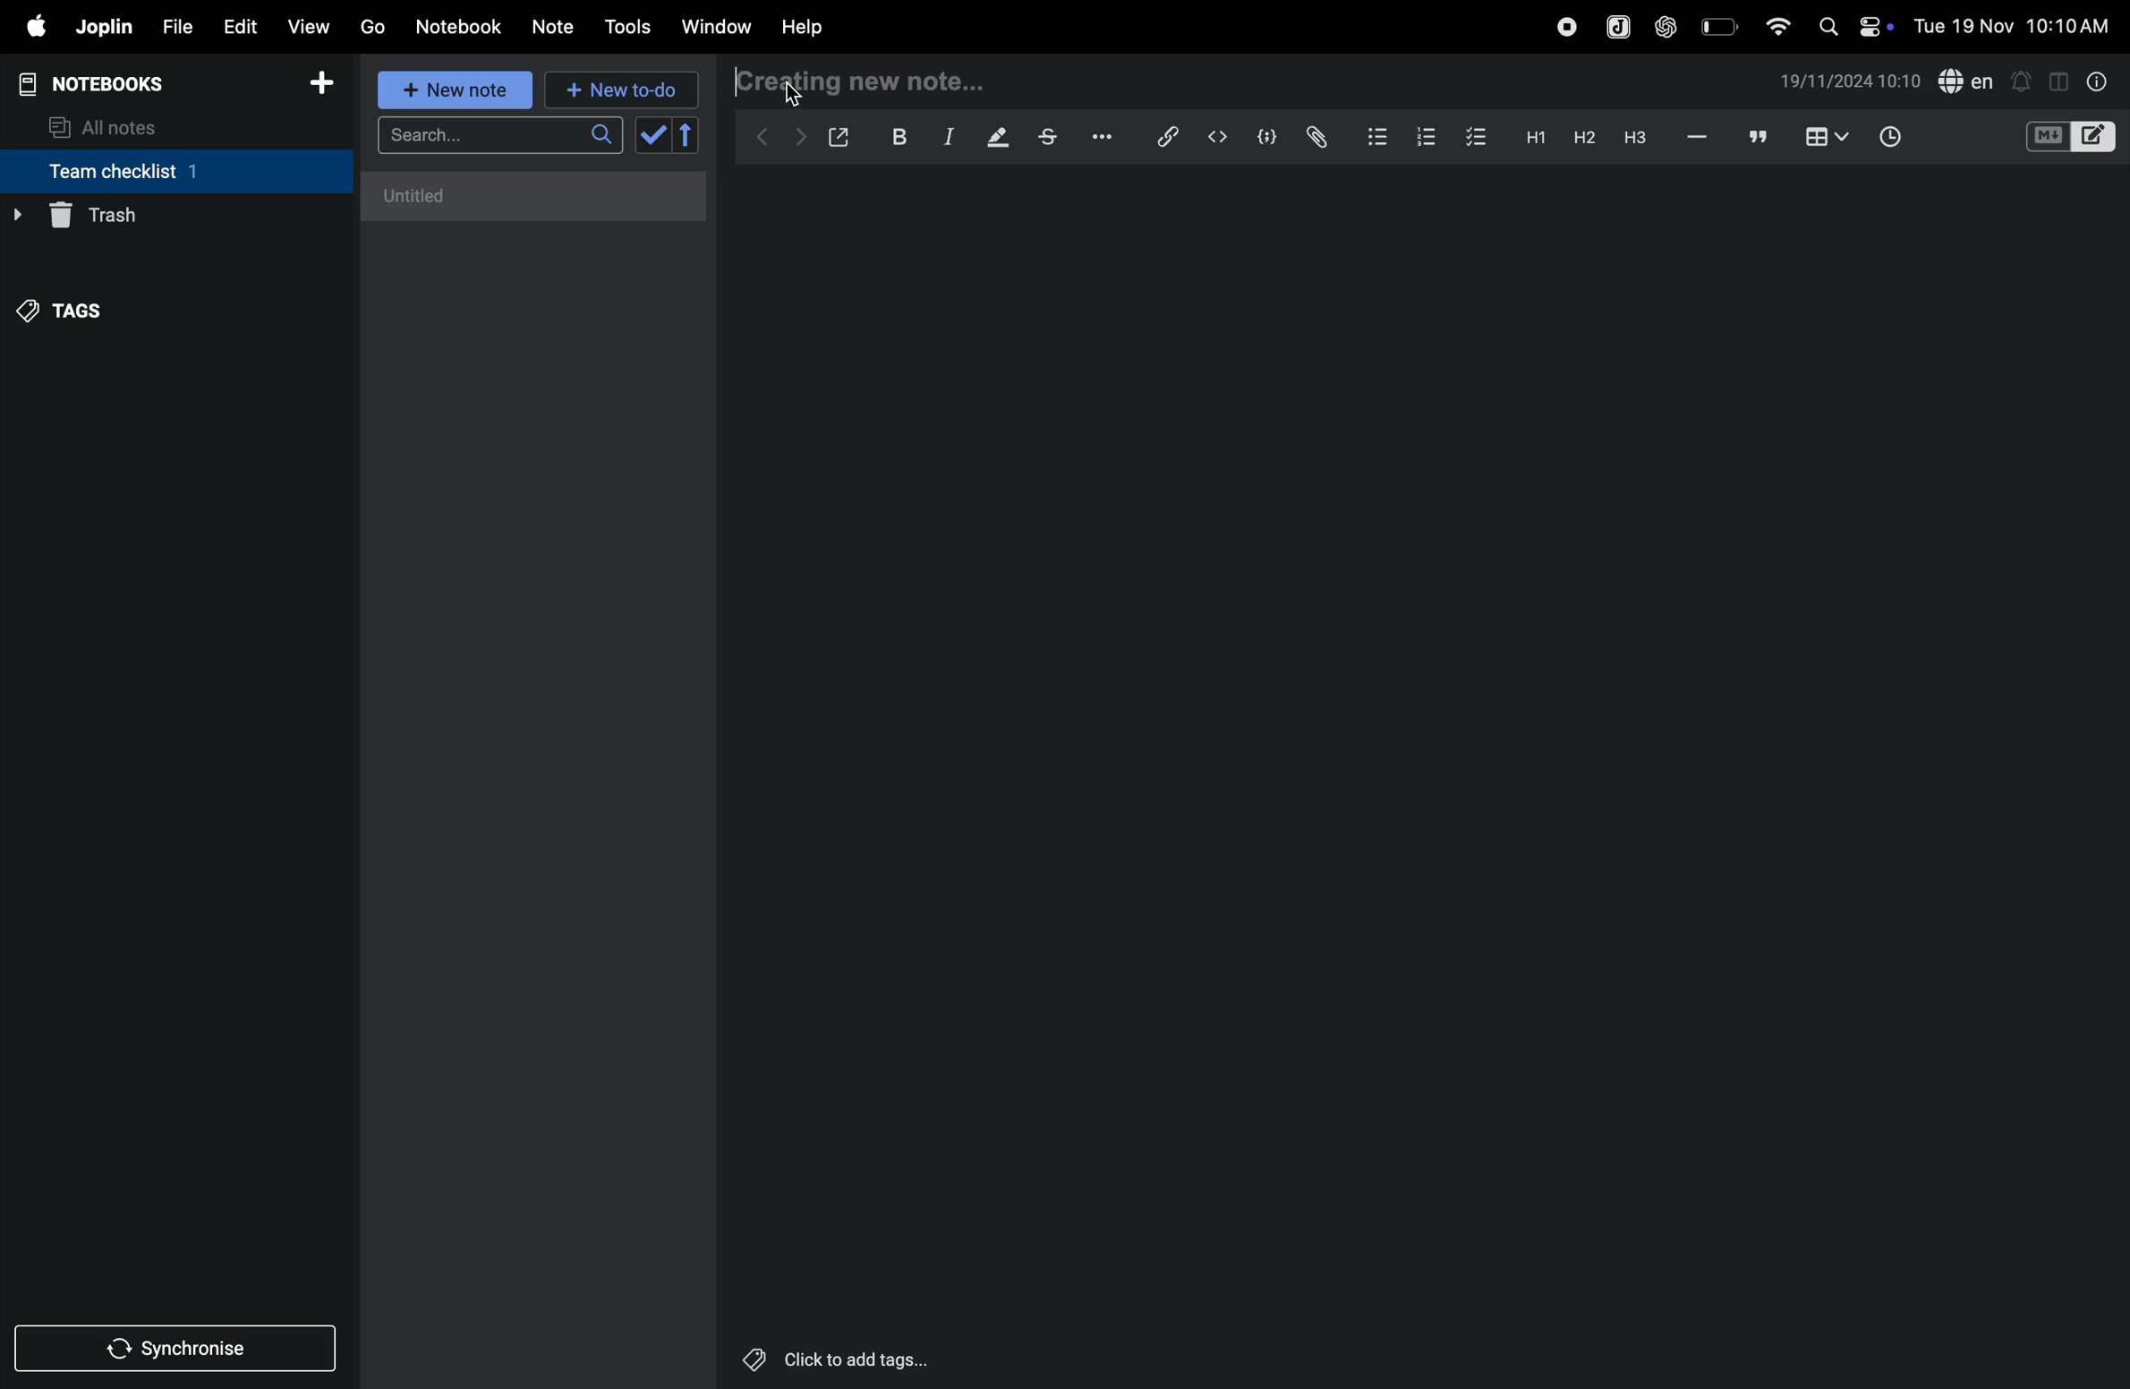  I want to click on window, so click(715, 28).